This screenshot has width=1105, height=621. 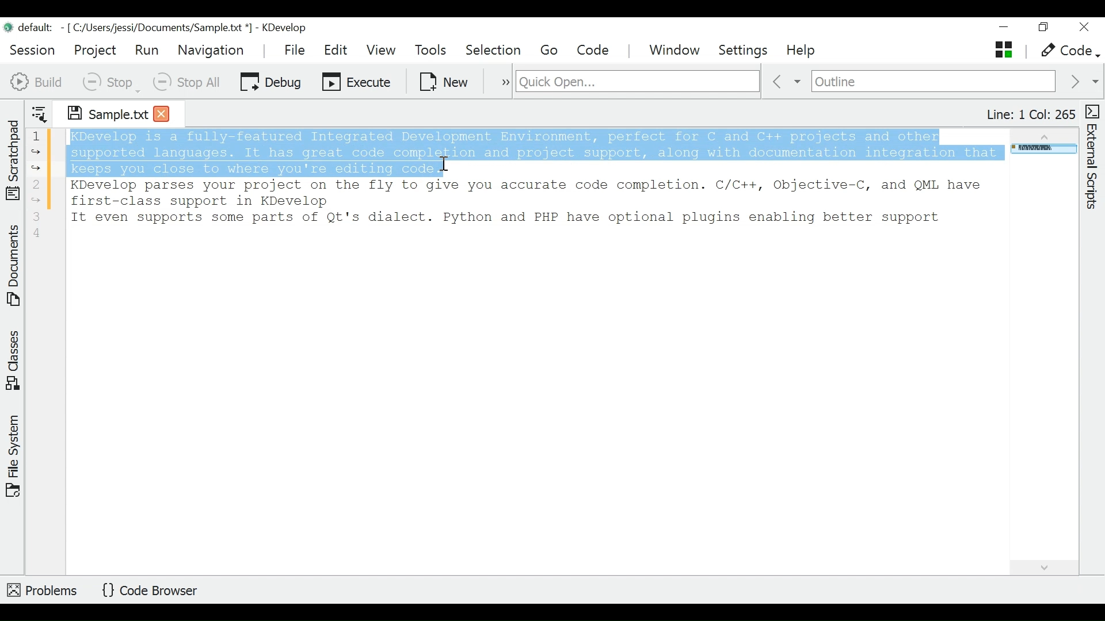 I want to click on External Scripts, so click(x=1094, y=158).